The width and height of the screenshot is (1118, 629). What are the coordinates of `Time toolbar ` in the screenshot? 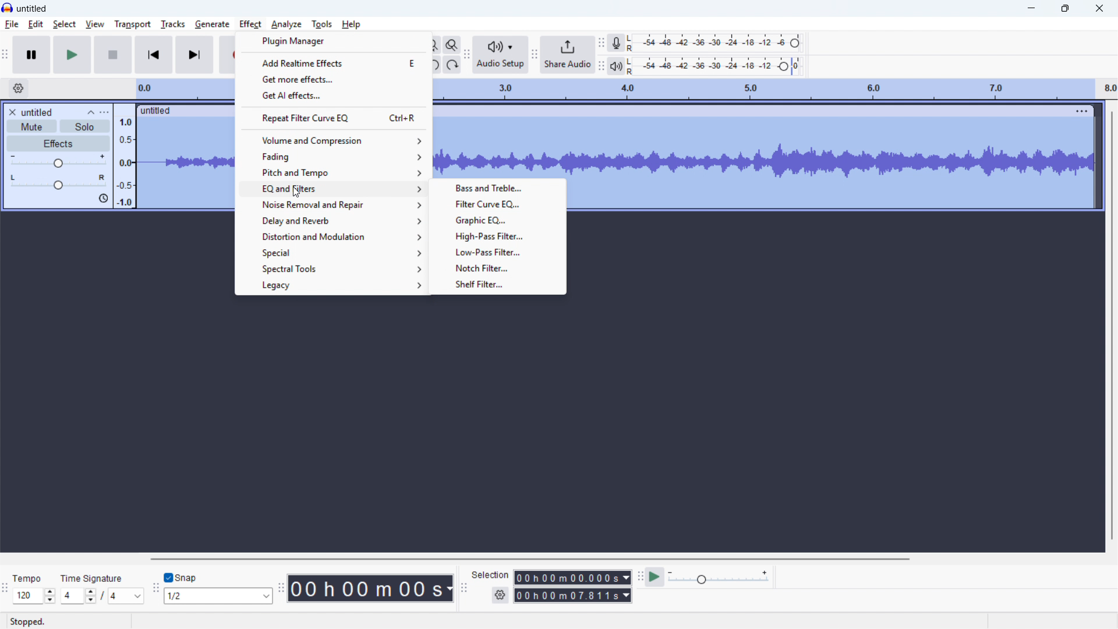 It's located at (282, 589).